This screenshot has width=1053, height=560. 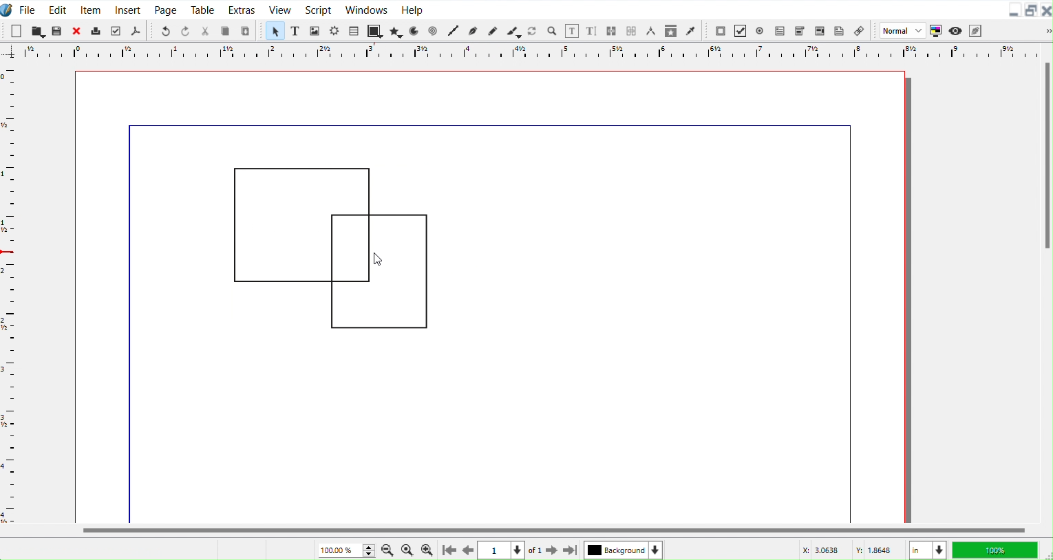 I want to click on line, so click(x=133, y=327).